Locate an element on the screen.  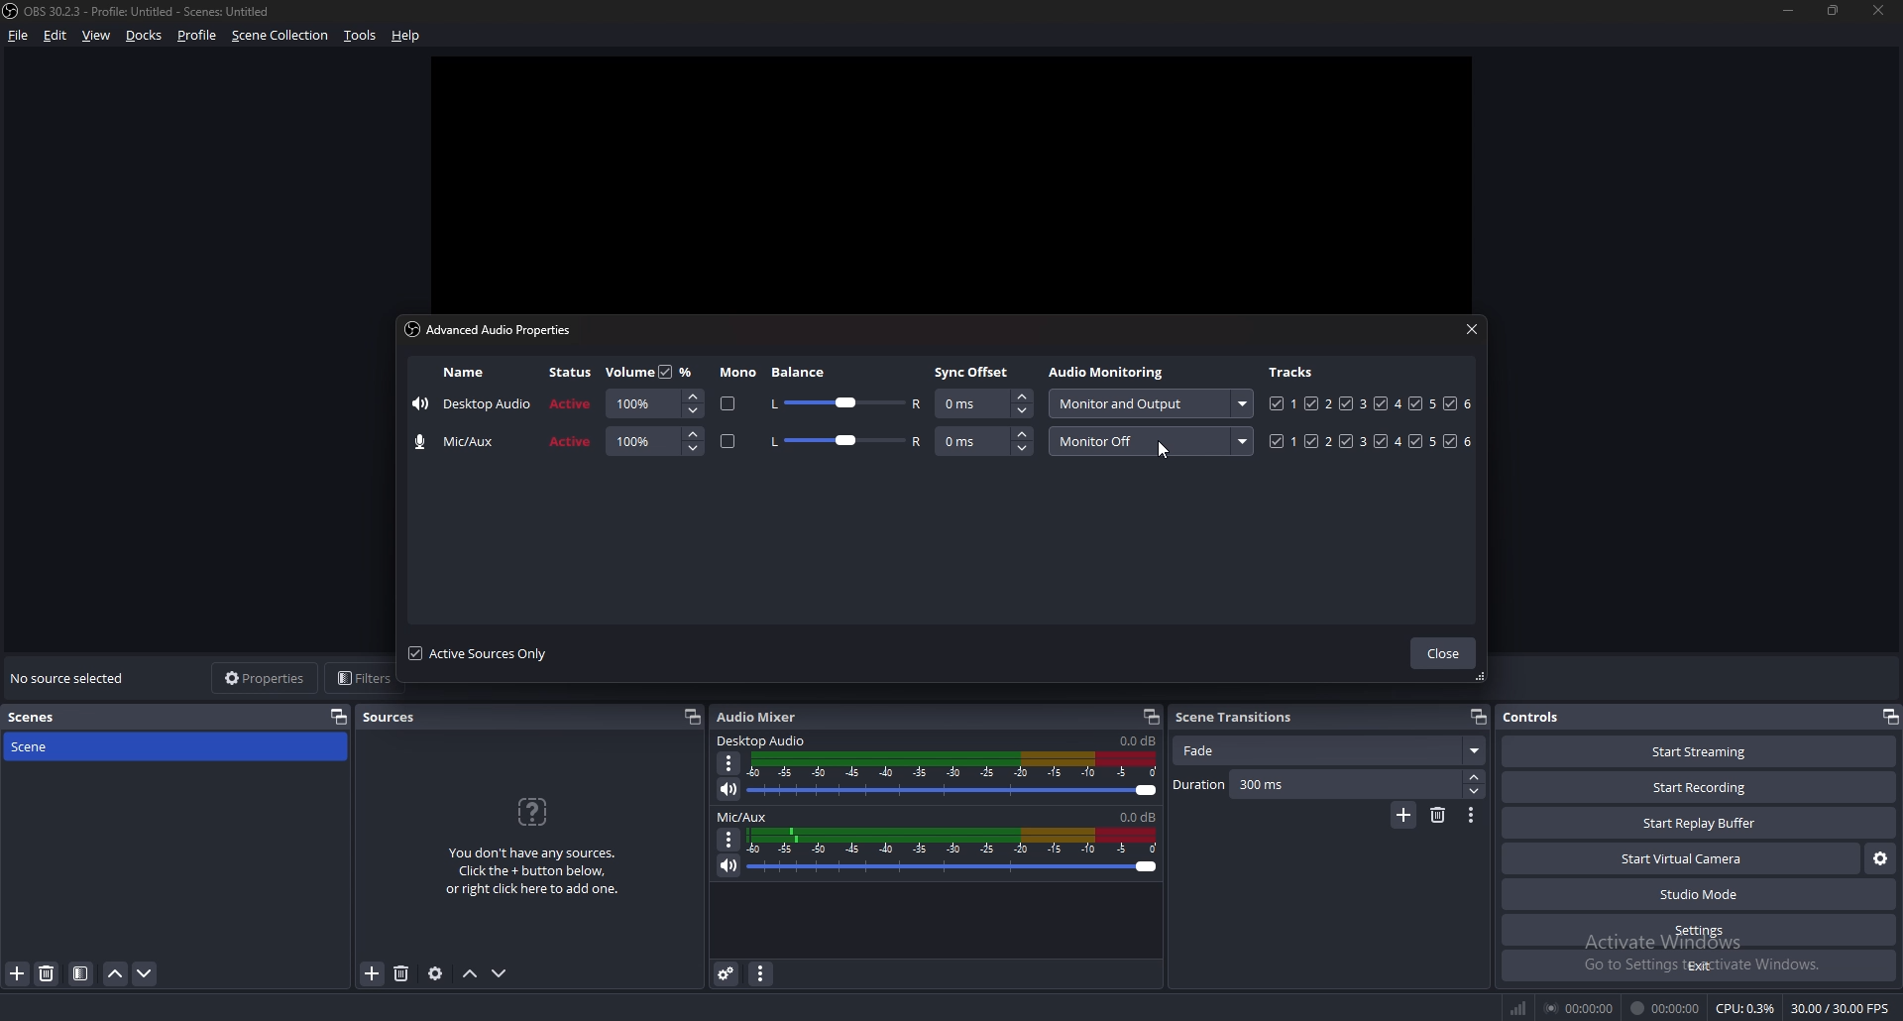
obs logo is located at coordinates (13, 12).